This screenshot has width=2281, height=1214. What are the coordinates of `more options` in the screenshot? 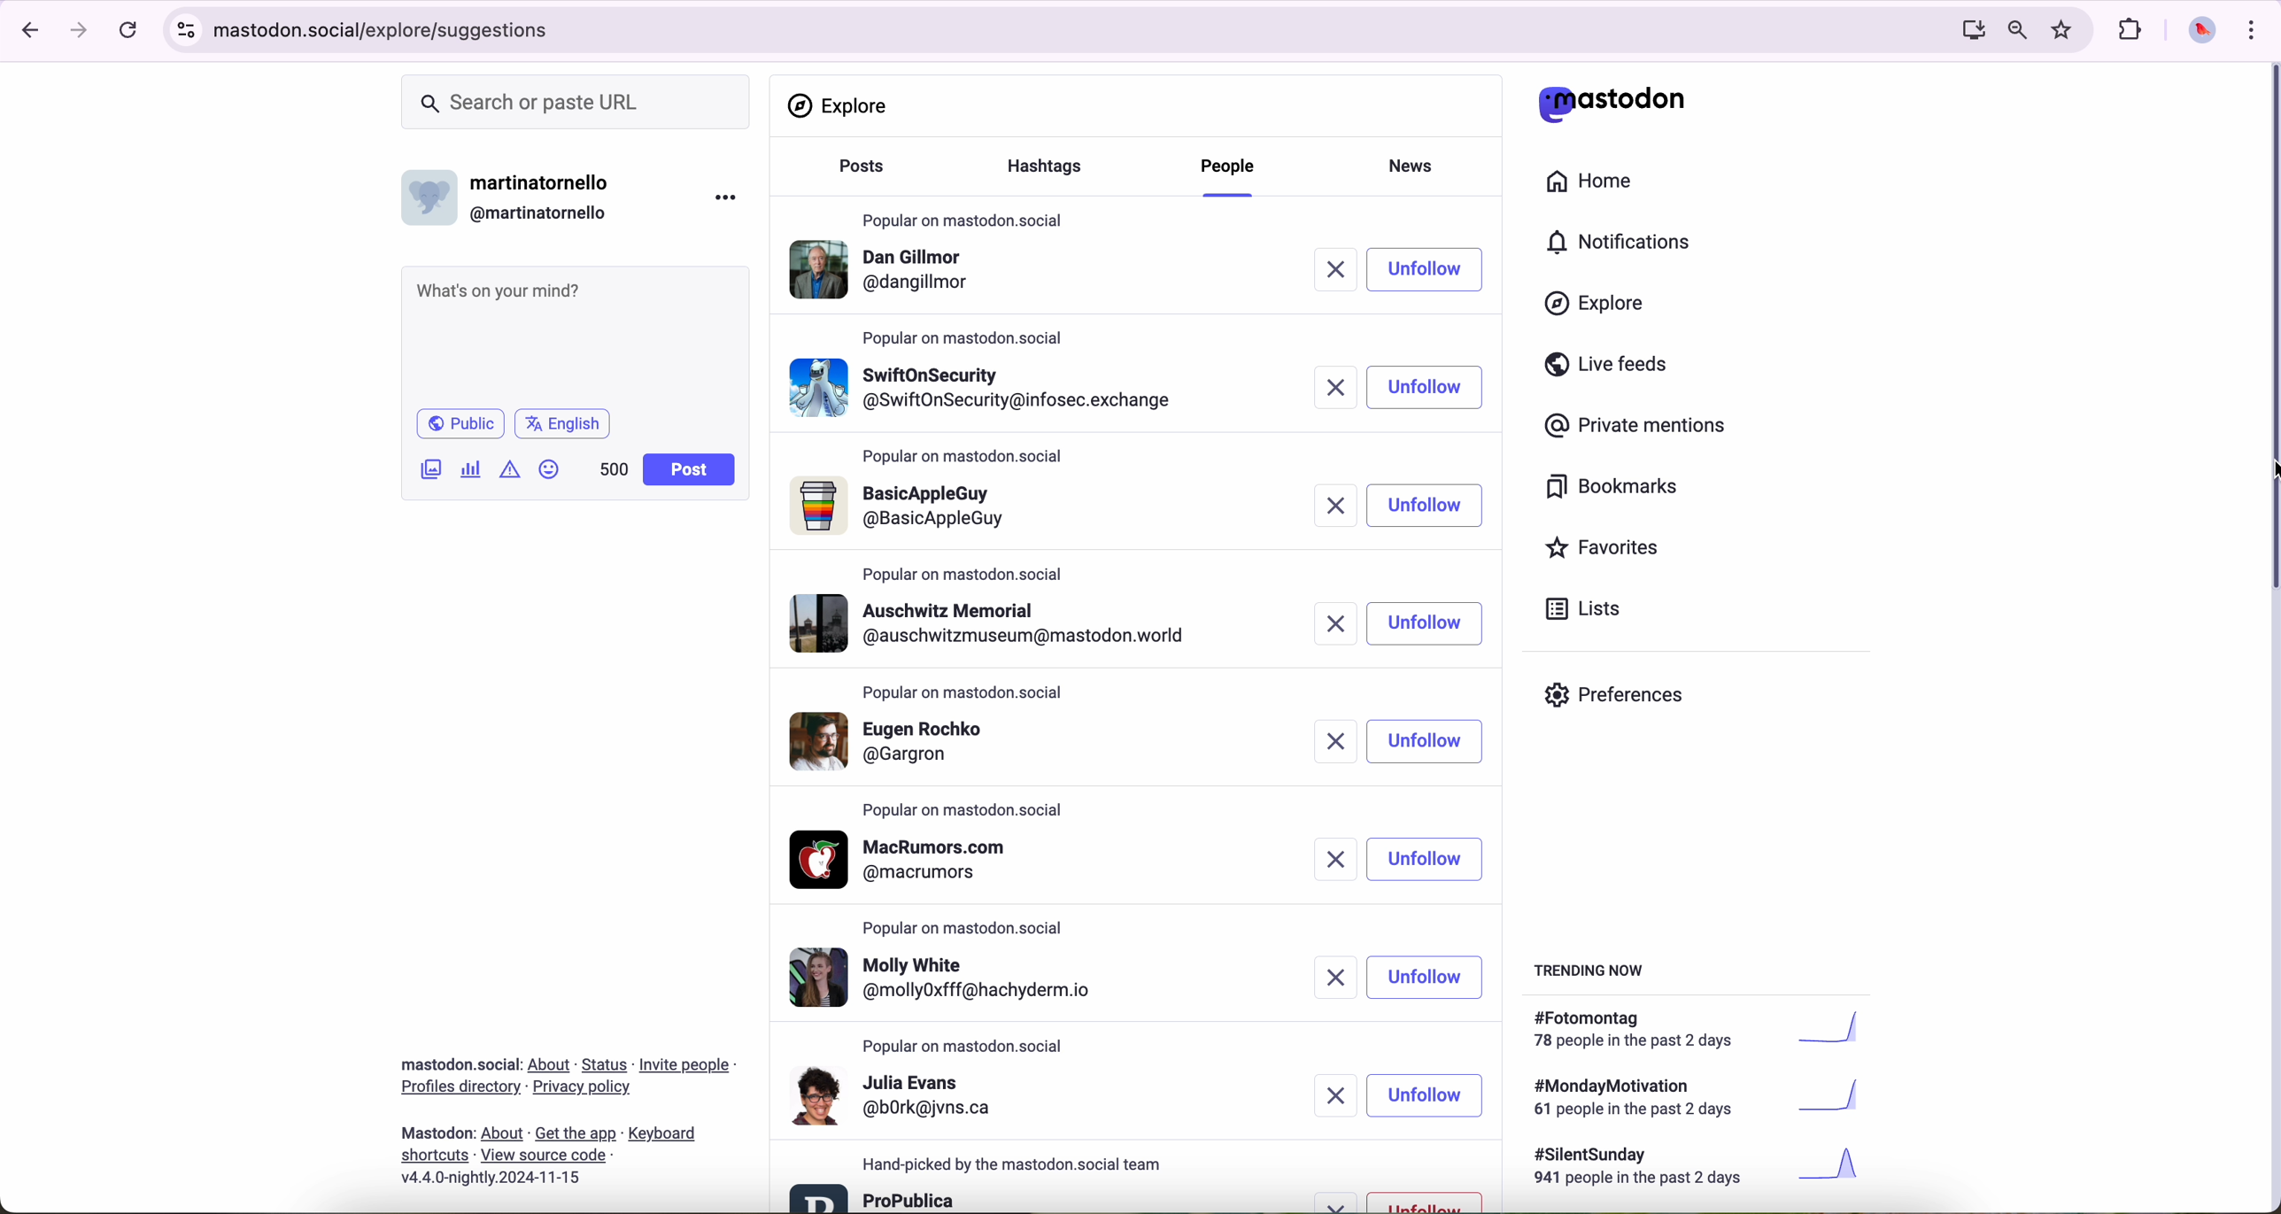 It's located at (730, 197).